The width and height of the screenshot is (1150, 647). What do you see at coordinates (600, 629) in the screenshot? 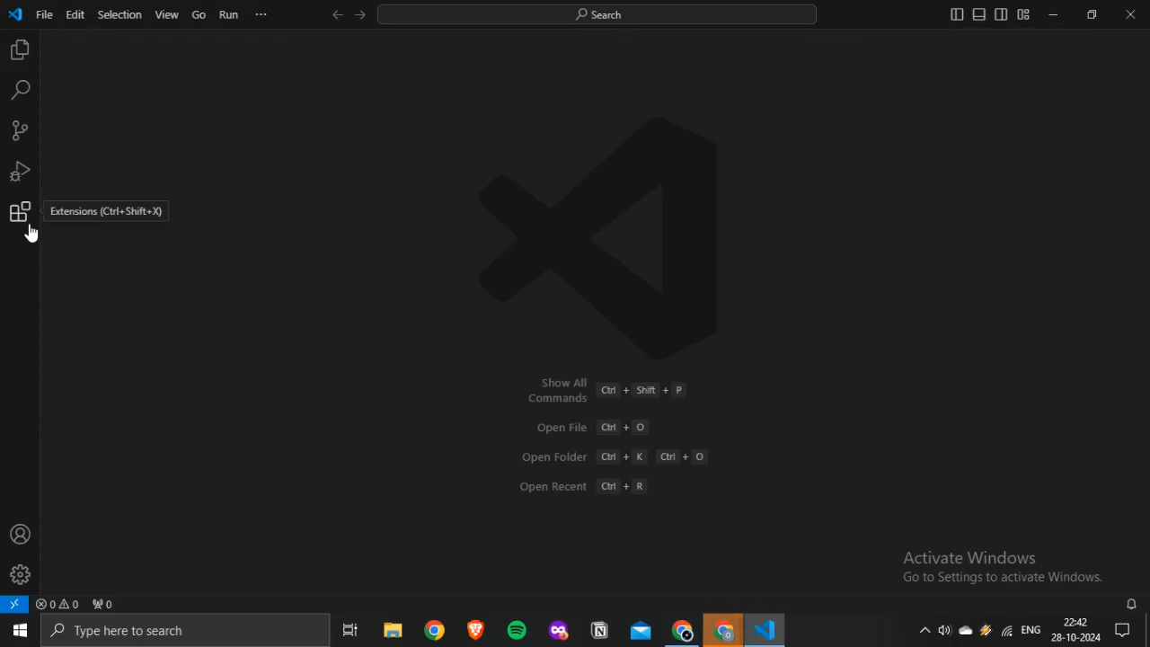
I see `notion` at bounding box center [600, 629].